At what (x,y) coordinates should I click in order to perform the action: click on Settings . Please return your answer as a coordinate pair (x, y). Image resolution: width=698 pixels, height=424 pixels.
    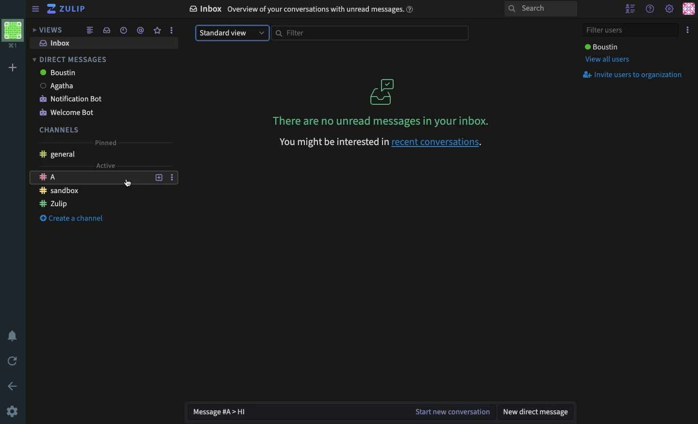
    Looking at the image, I should click on (669, 10).